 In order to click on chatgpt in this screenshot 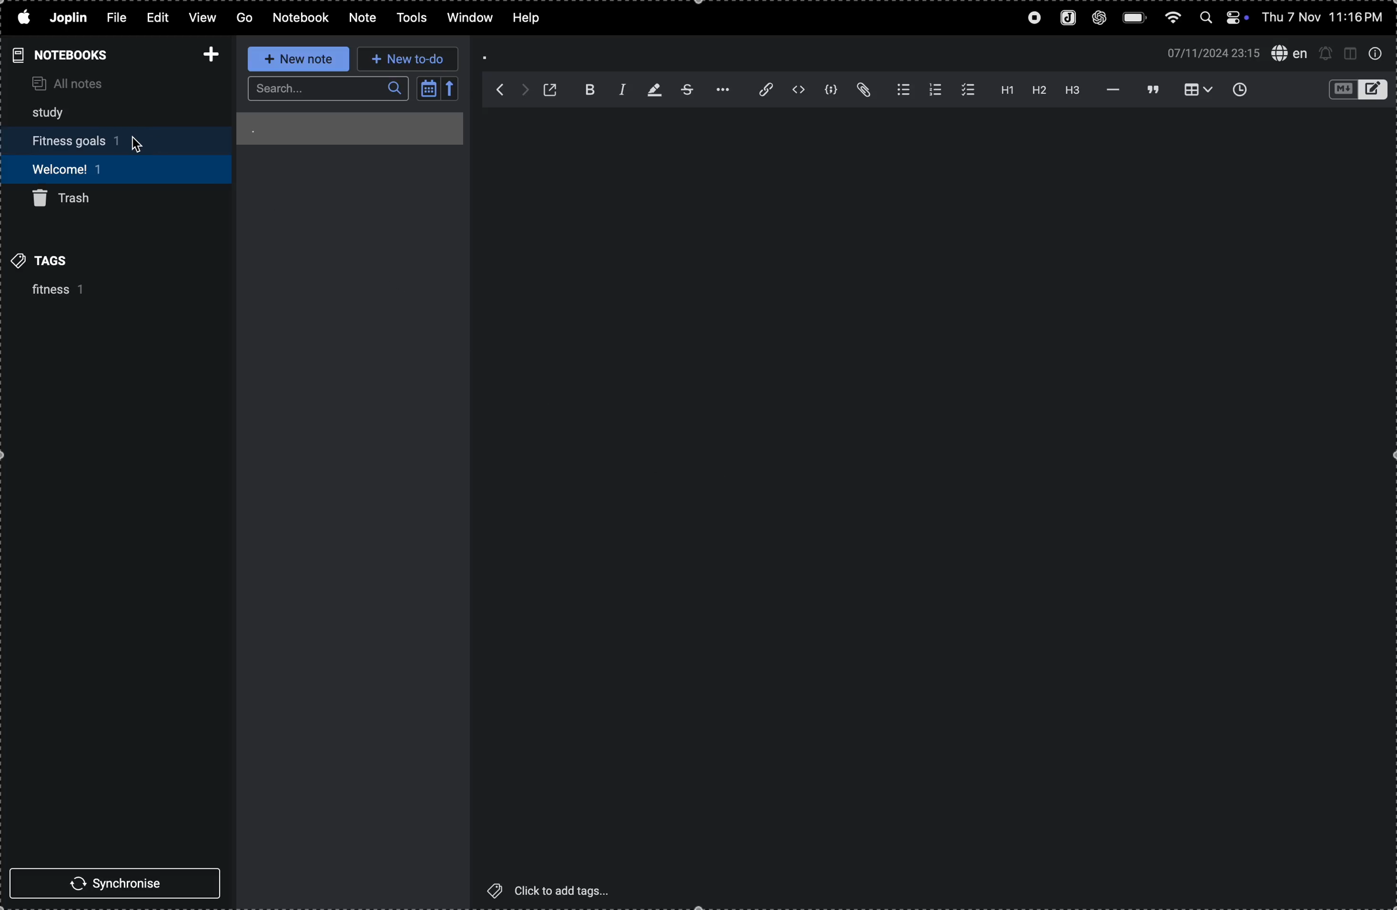, I will do `click(1098, 18)`.